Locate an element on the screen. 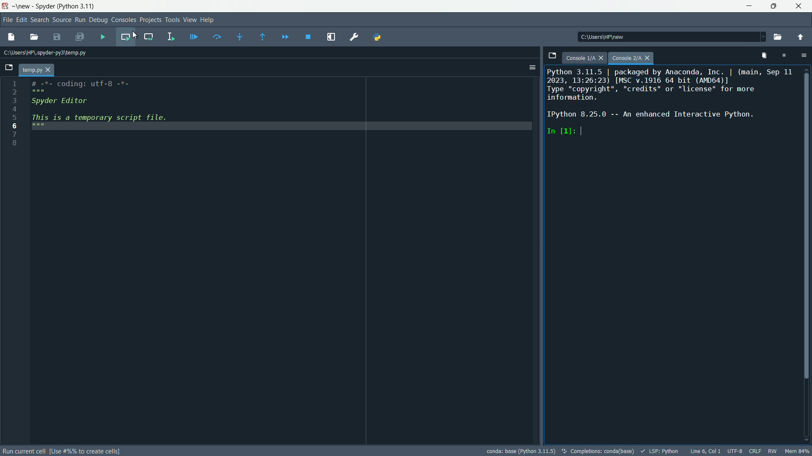 Image resolution: width=812 pixels, height=456 pixels. run selection or current line is located at coordinates (174, 36).